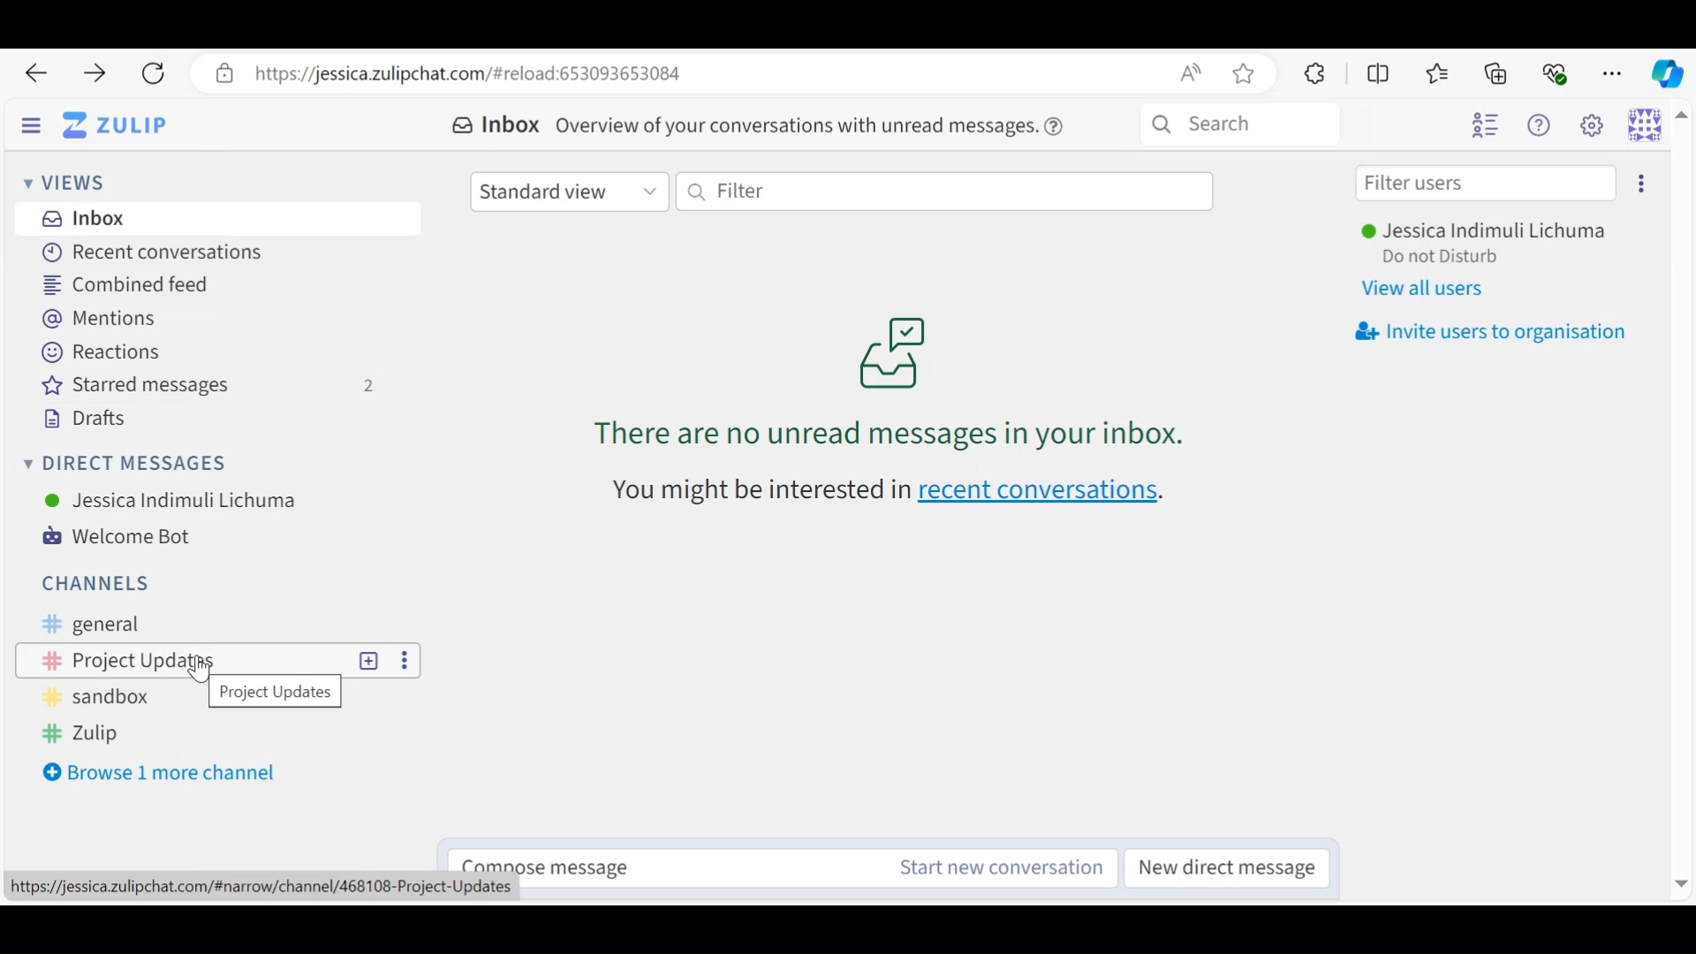 The width and height of the screenshot is (1696, 954). I want to click on Views, so click(72, 185).